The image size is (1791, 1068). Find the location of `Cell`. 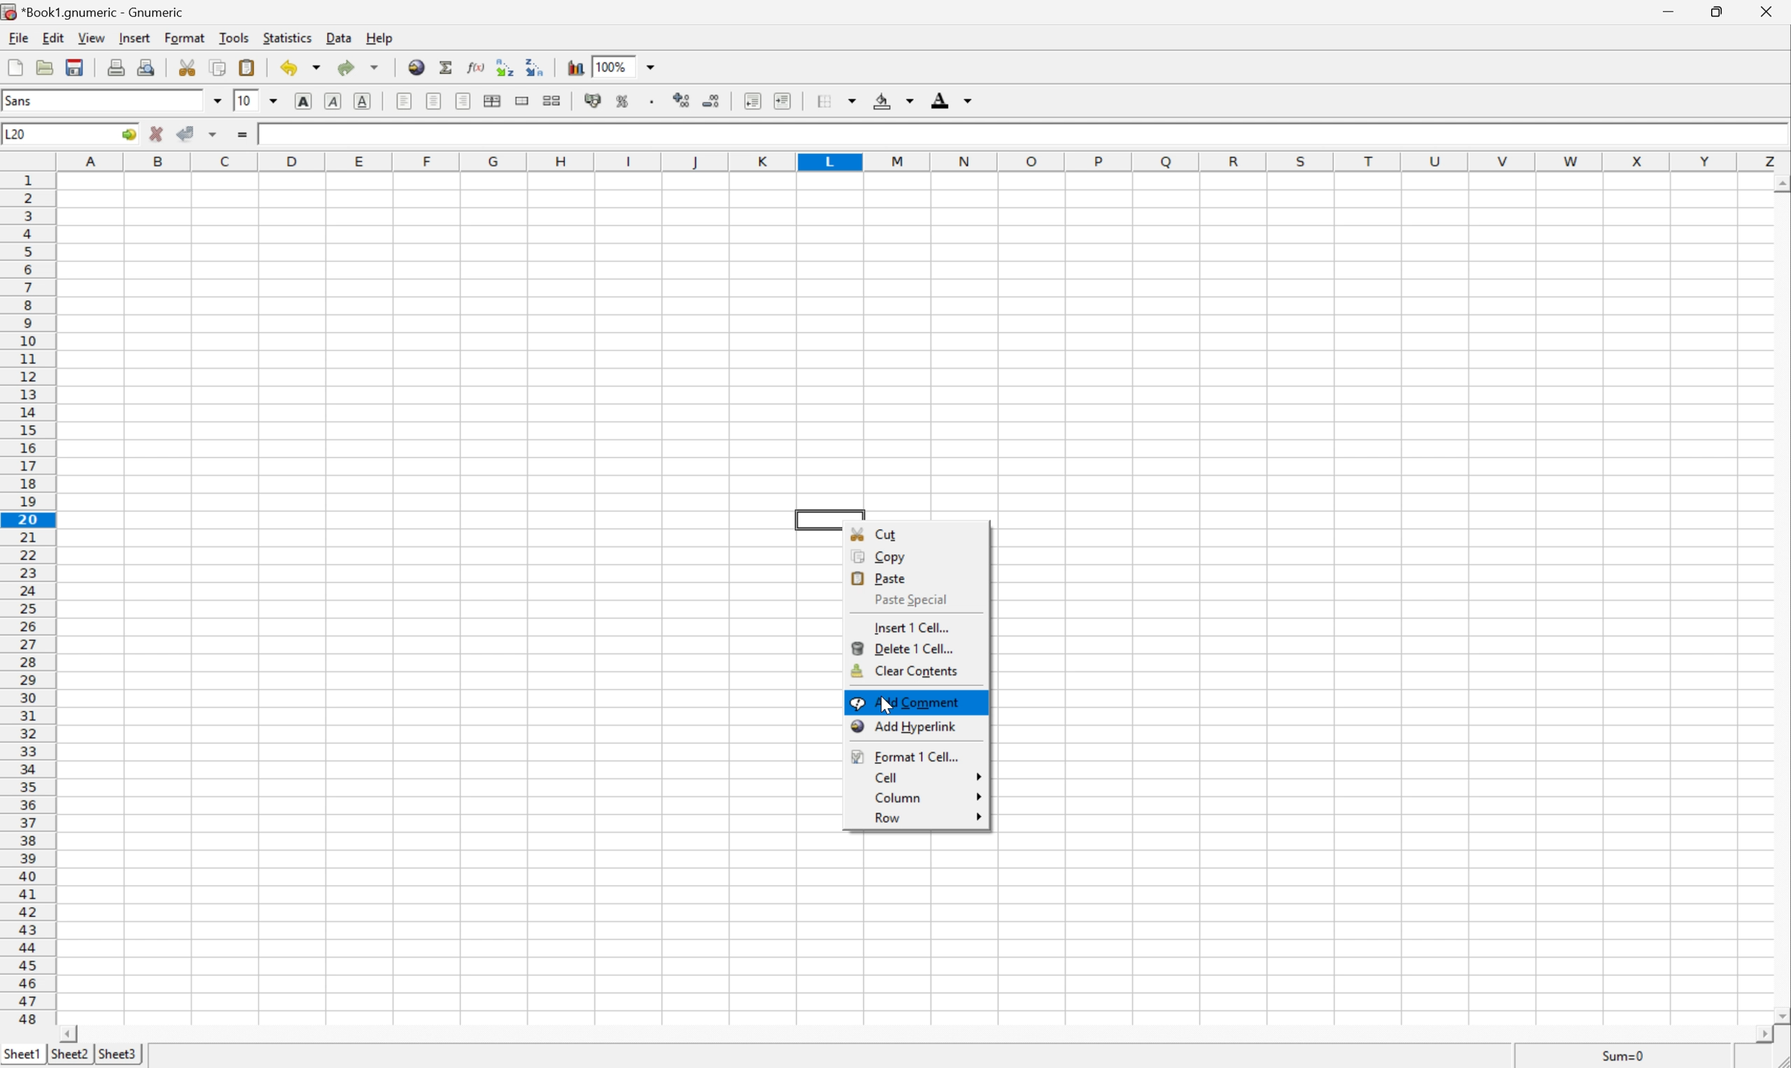

Cell is located at coordinates (887, 778).